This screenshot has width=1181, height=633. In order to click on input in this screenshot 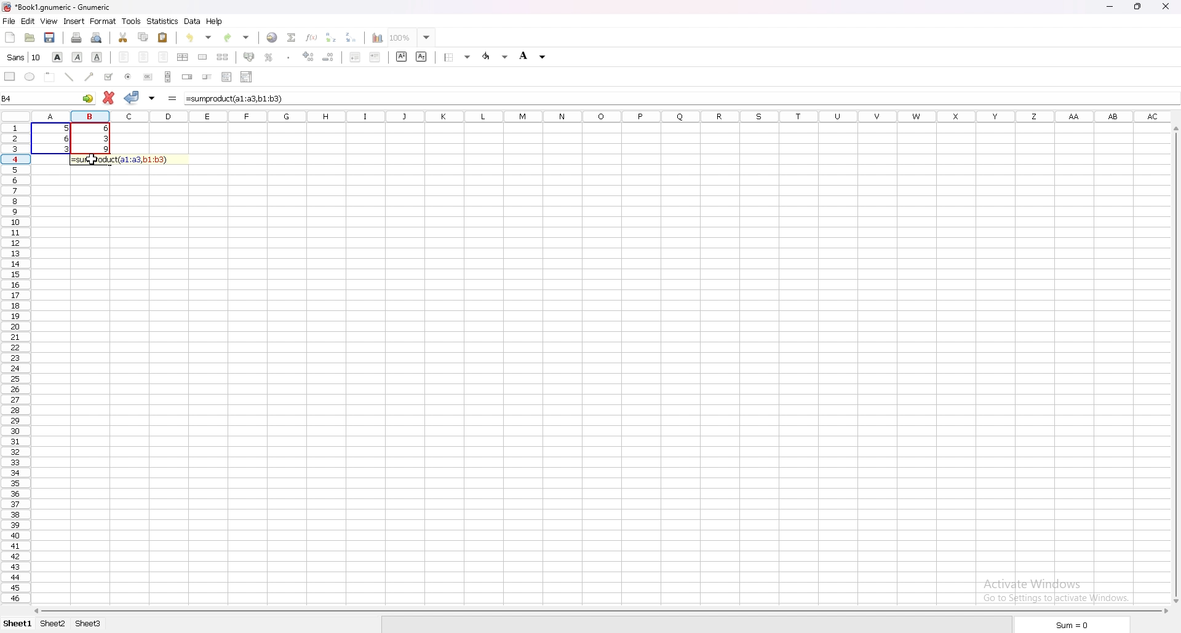, I will do `click(237, 99)`.